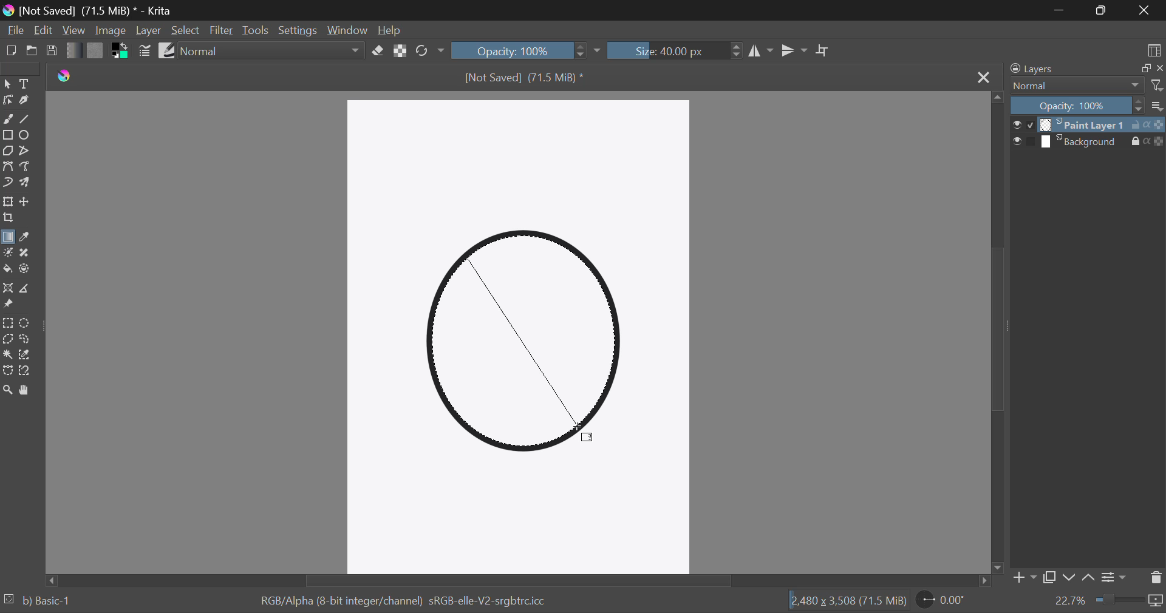  I want to click on Restore Down, so click(1060, 11).